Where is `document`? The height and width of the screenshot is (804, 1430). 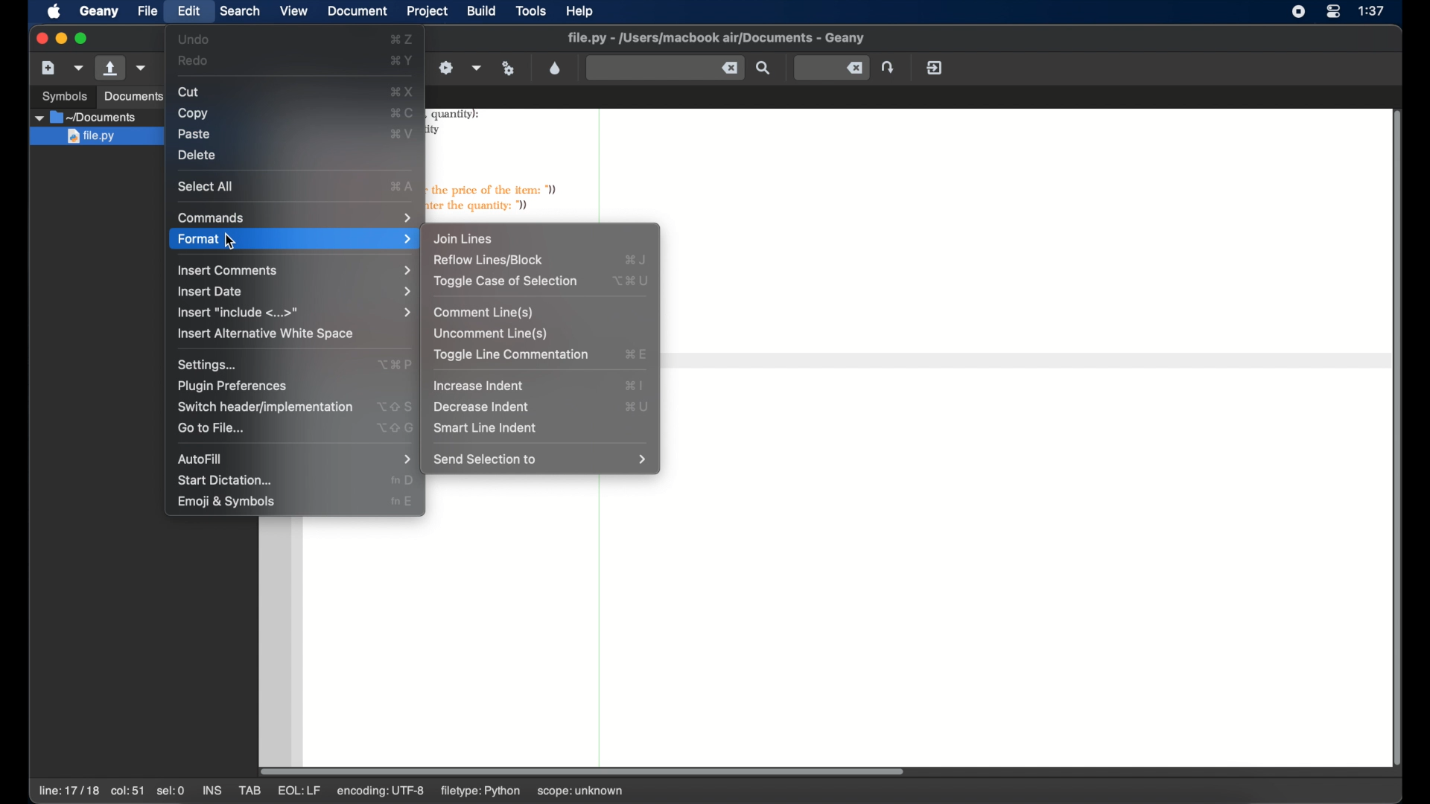
document is located at coordinates (358, 11).